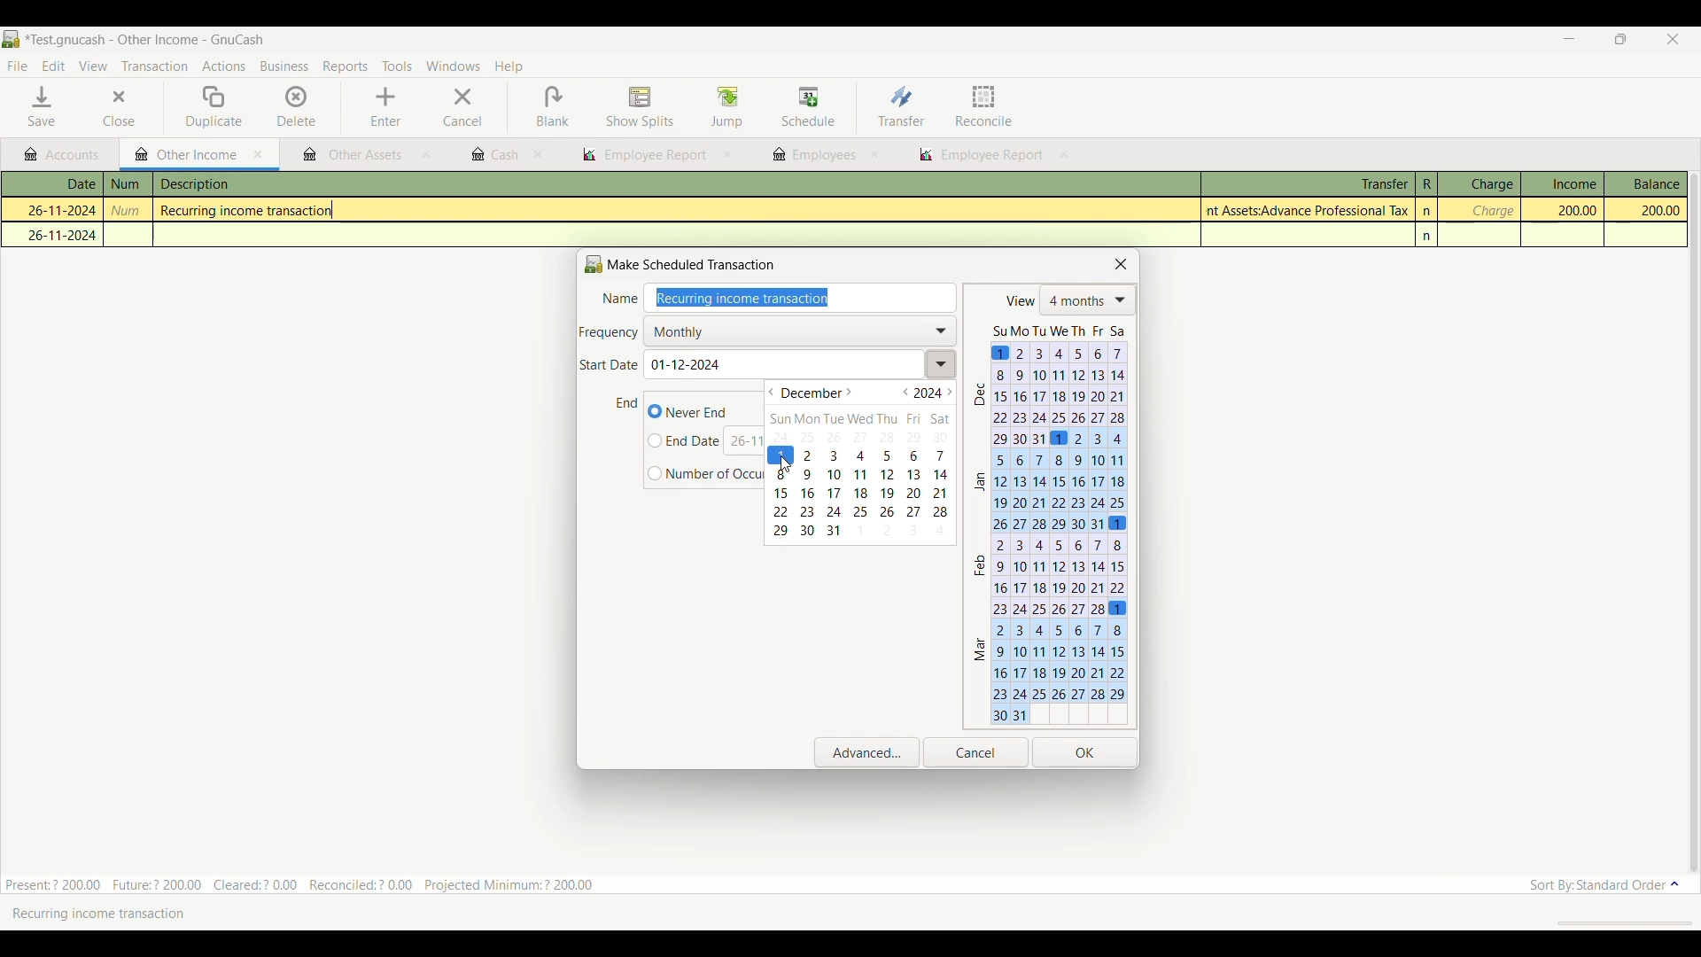 This screenshot has width=1701, height=957. I want to click on Schedule highlighted after selection by cursor, so click(809, 108).